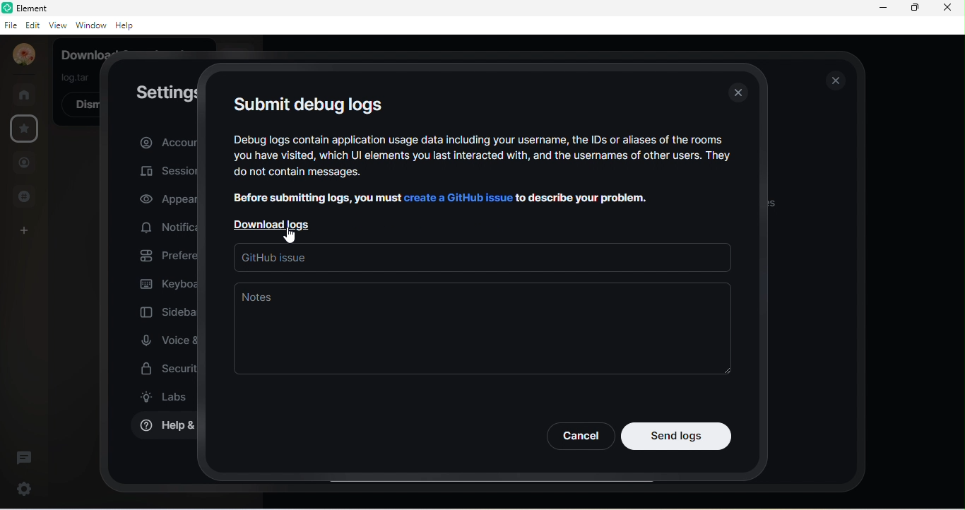 The height and width of the screenshot is (510, 965). What do you see at coordinates (479, 138) in the screenshot?
I see `debug logs containt application usage data including your username, the IDs or aliases of` at bounding box center [479, 138].